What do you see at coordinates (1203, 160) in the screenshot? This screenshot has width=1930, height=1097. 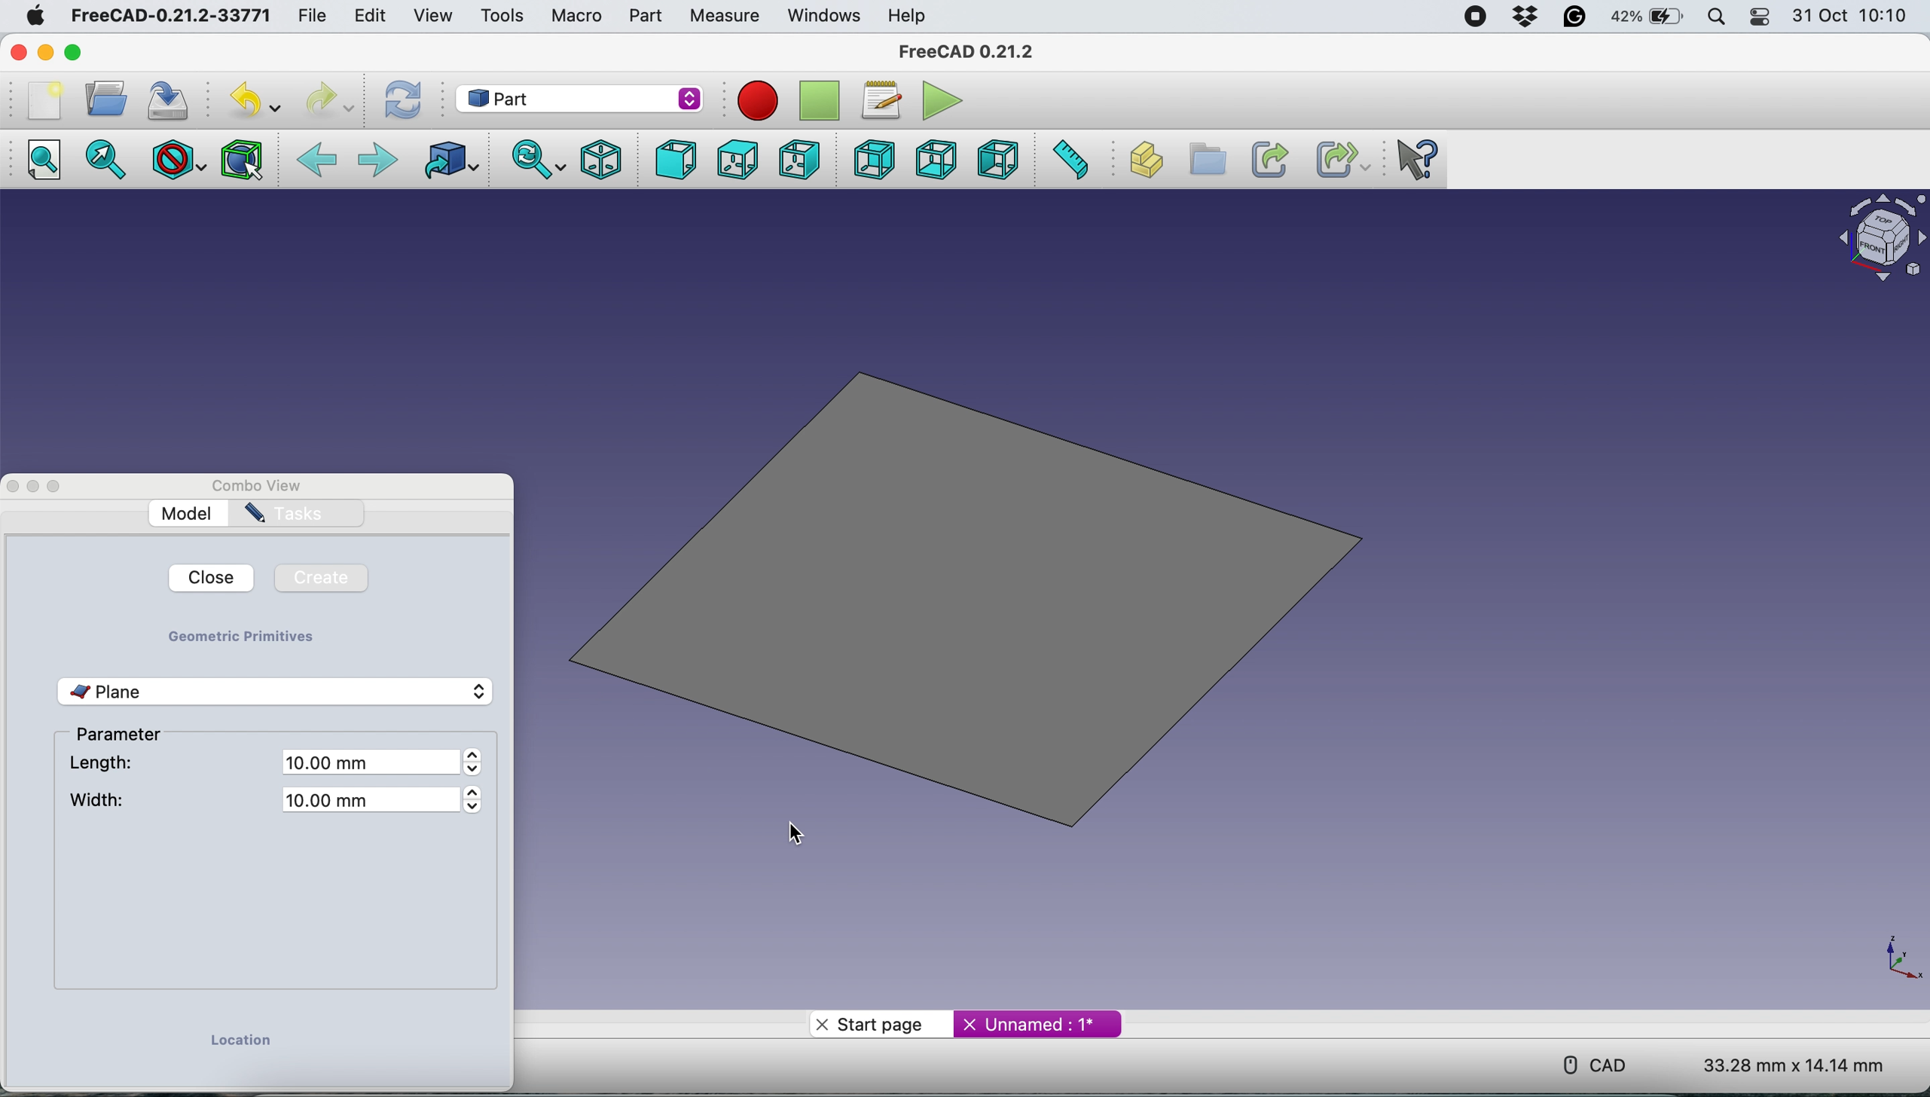 I see `Create group` at bounding box center [1203, 160].